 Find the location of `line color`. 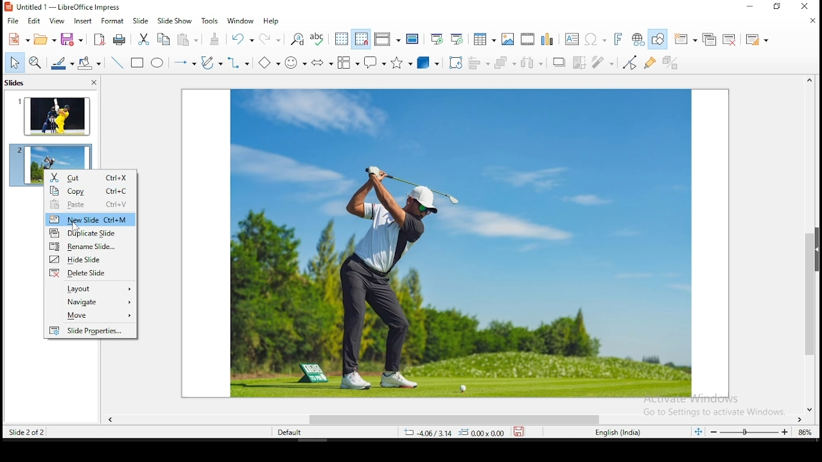

line color is located at coordinates (61, 64).